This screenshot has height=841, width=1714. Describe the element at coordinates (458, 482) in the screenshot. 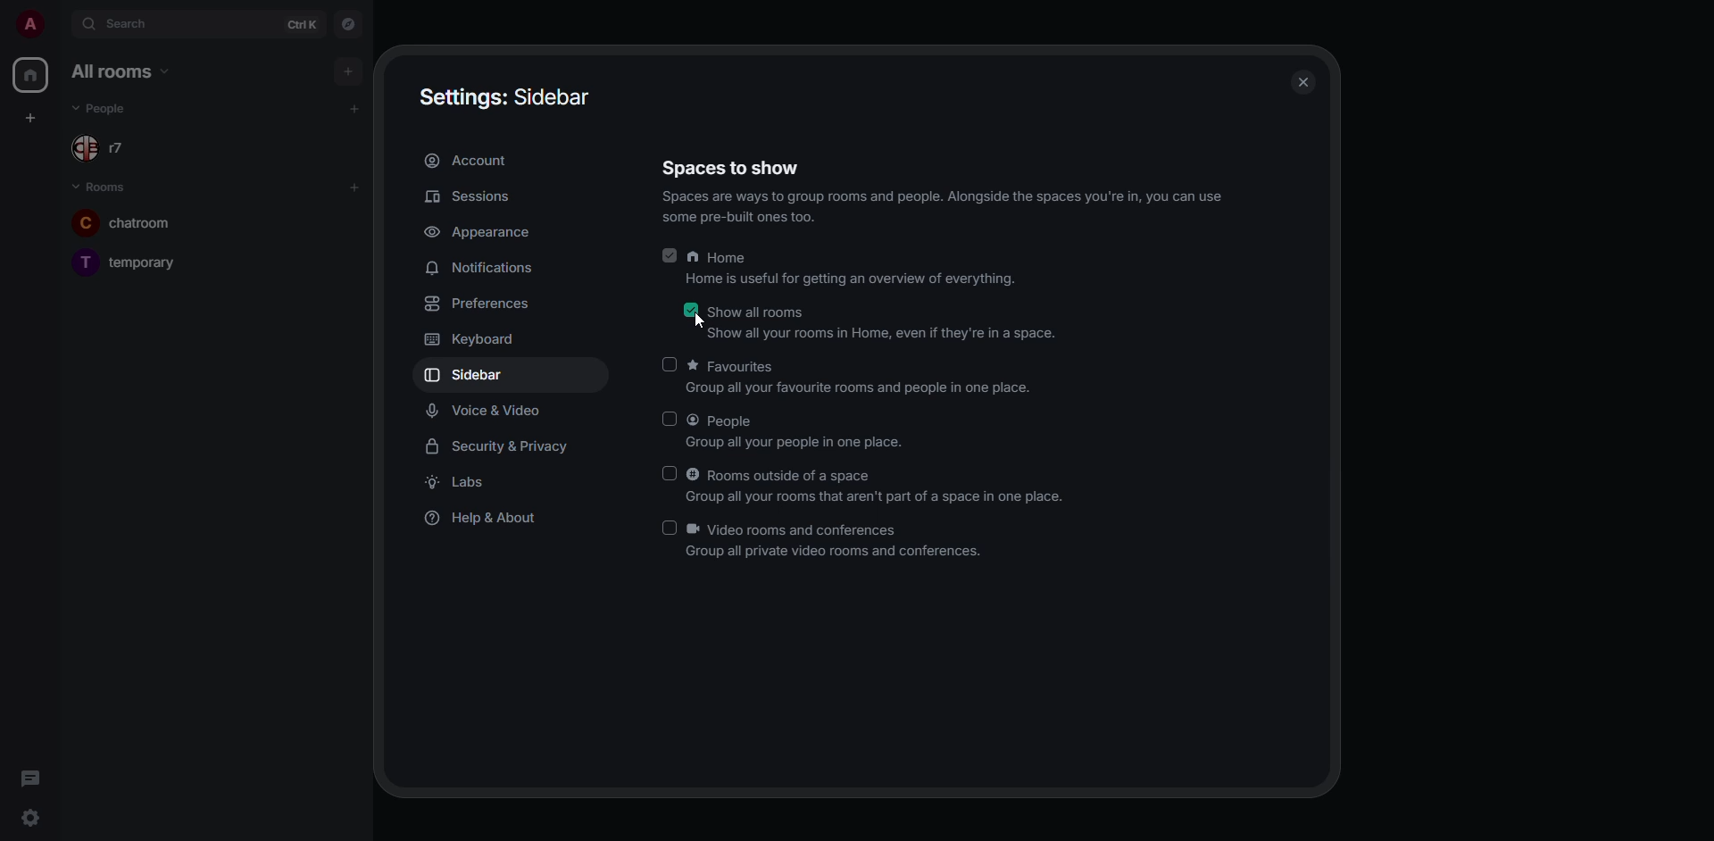

I see `labs` at that location.